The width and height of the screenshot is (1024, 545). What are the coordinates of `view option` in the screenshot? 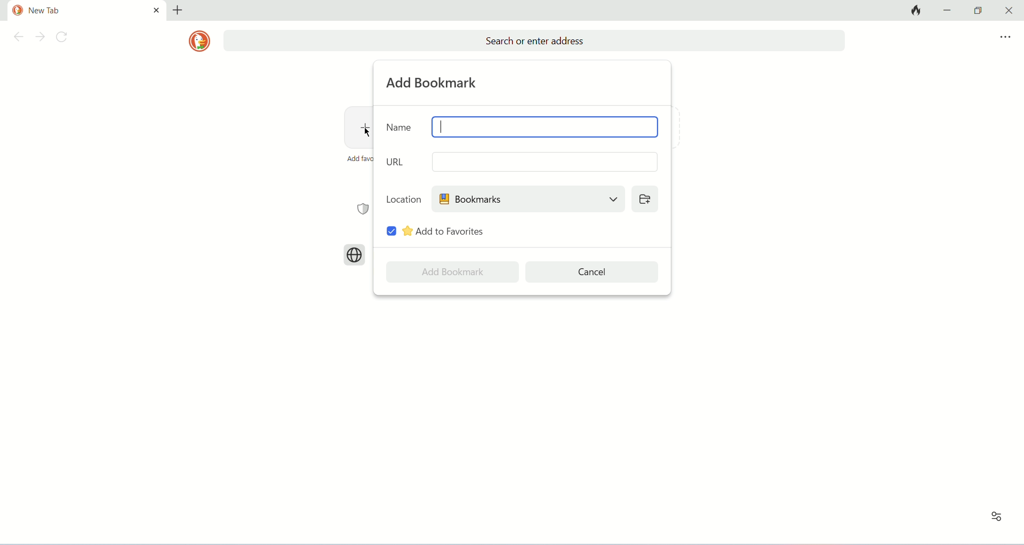 It's located at (997, 517).